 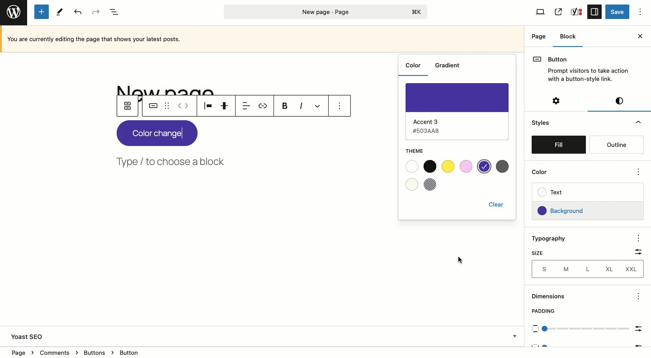 I want to click on More, so click(x=317, y=106).